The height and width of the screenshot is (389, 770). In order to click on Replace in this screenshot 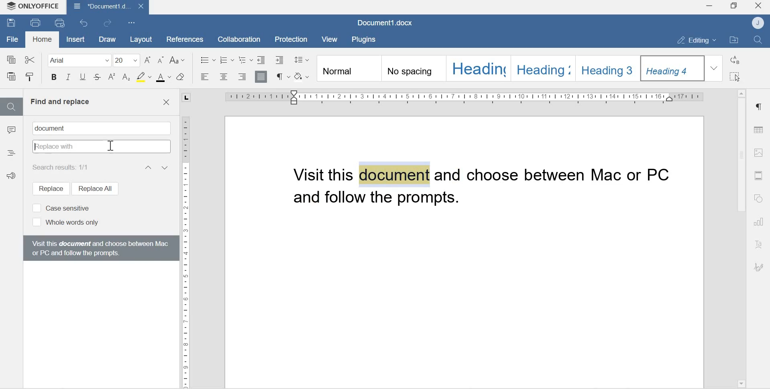, I will do `click(736, 60)`.